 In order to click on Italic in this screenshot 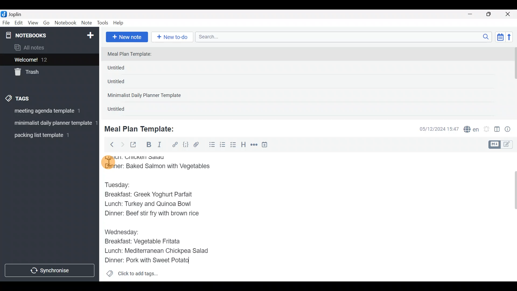, I will do `click(159, 146)`.